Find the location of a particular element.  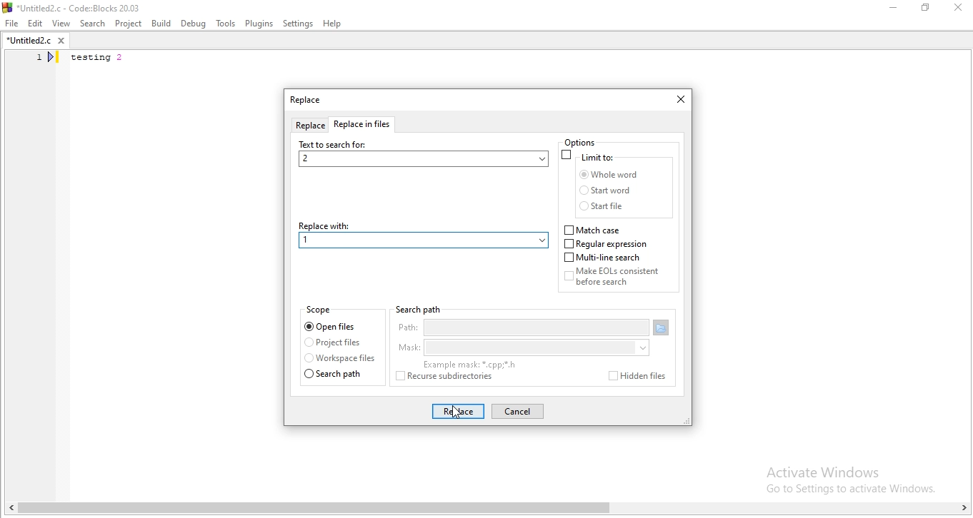

*untitled2.c is located at coordinates (35, 42).